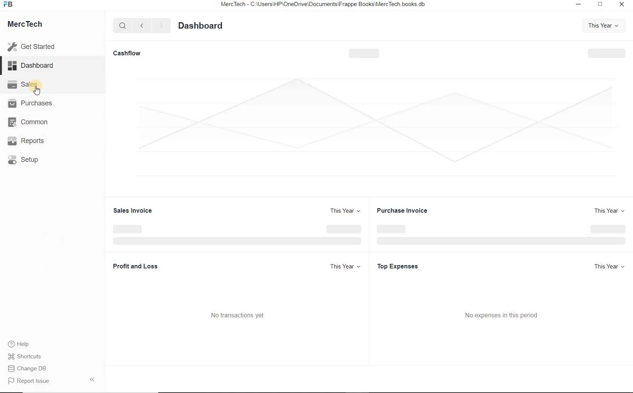 This screenshot has width=633, height=393. What do you see at coordinates (401, 265) in the screenshot?
I see `Top Expenses` at bounding box center [401, 265].